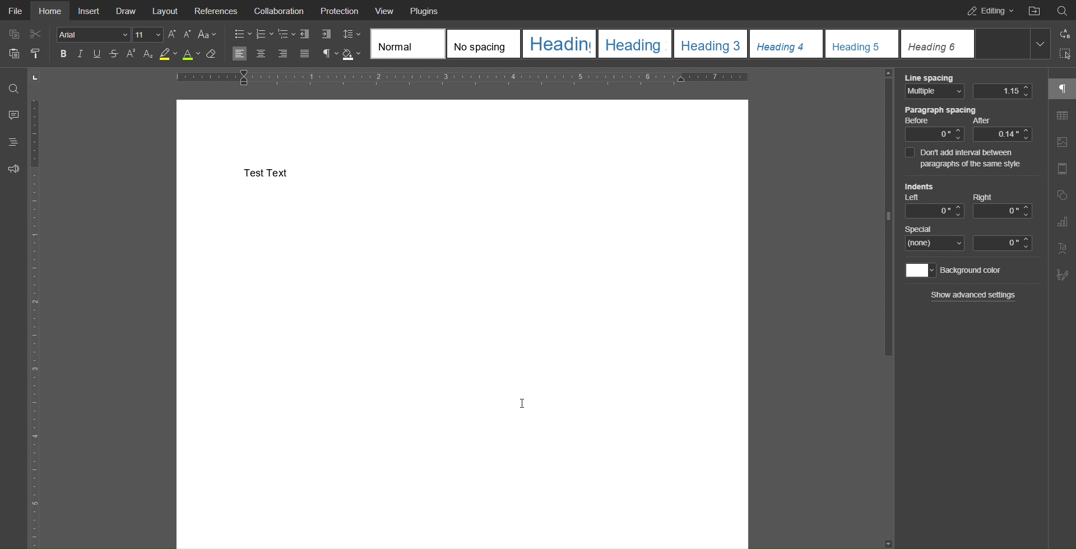  Describe the element at coordinates (1063, 34) in the screenshot. I see `Replace` at that location.